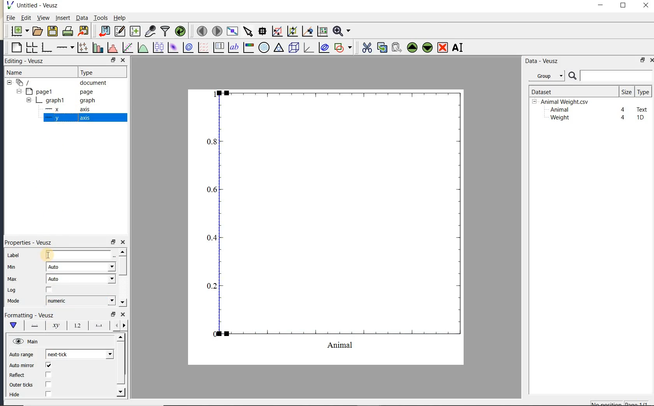  What do you see at coordinates (412, 48) in the screenshot?
I see `move the selected widget up` at bounding box center [412, 48].